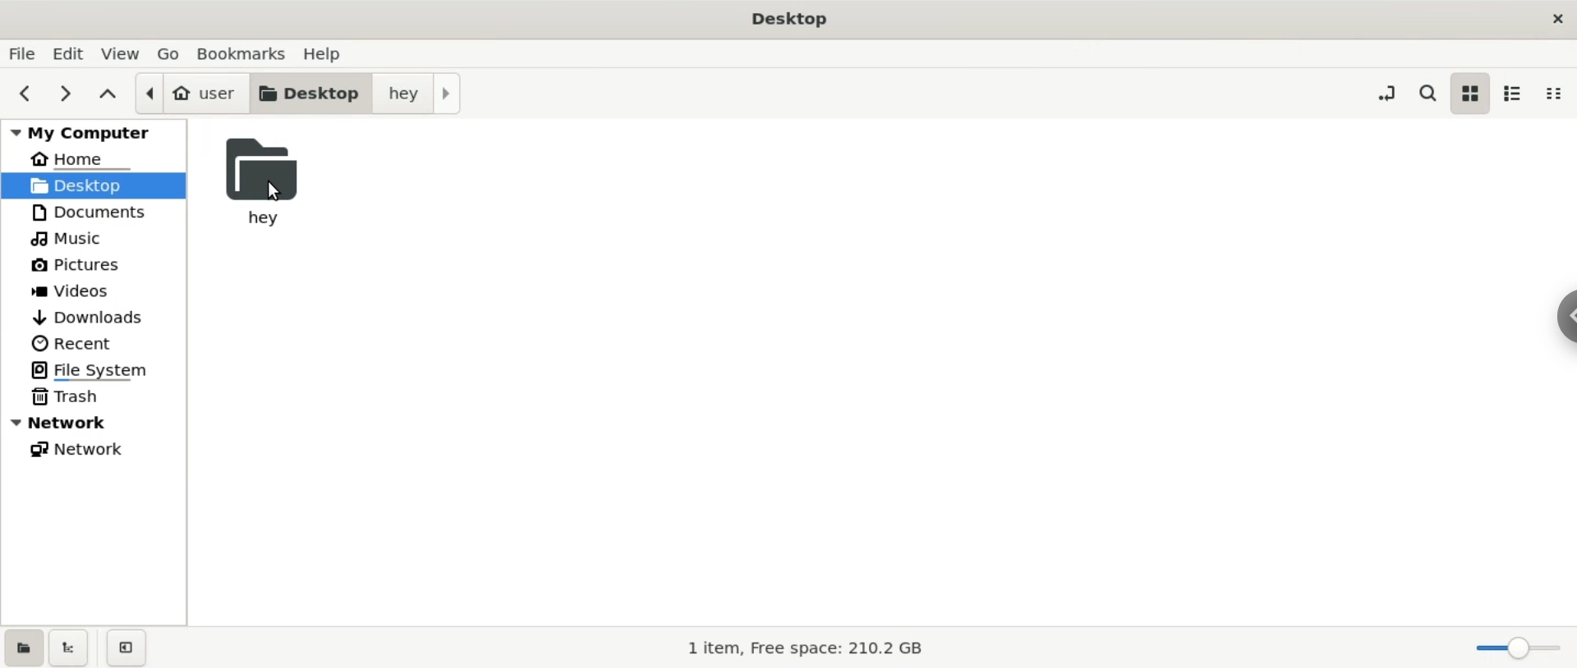  What do you see at coordinates (65, 94) in the screenshot?
I see `next` at bounding box center [65, 94].